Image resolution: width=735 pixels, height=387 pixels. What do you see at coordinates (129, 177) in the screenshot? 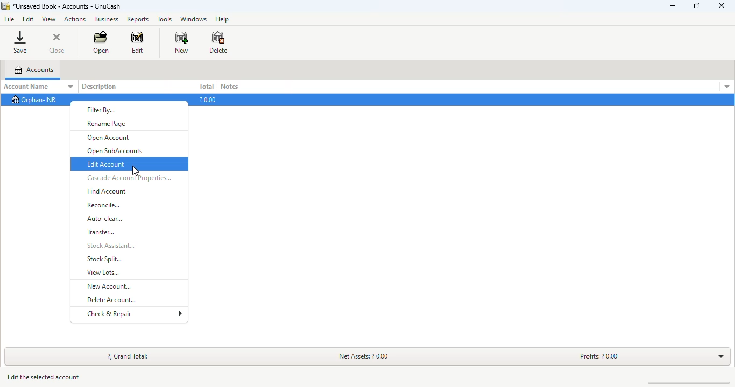
I see `cascade account properties` at bounding box center [129, 177].